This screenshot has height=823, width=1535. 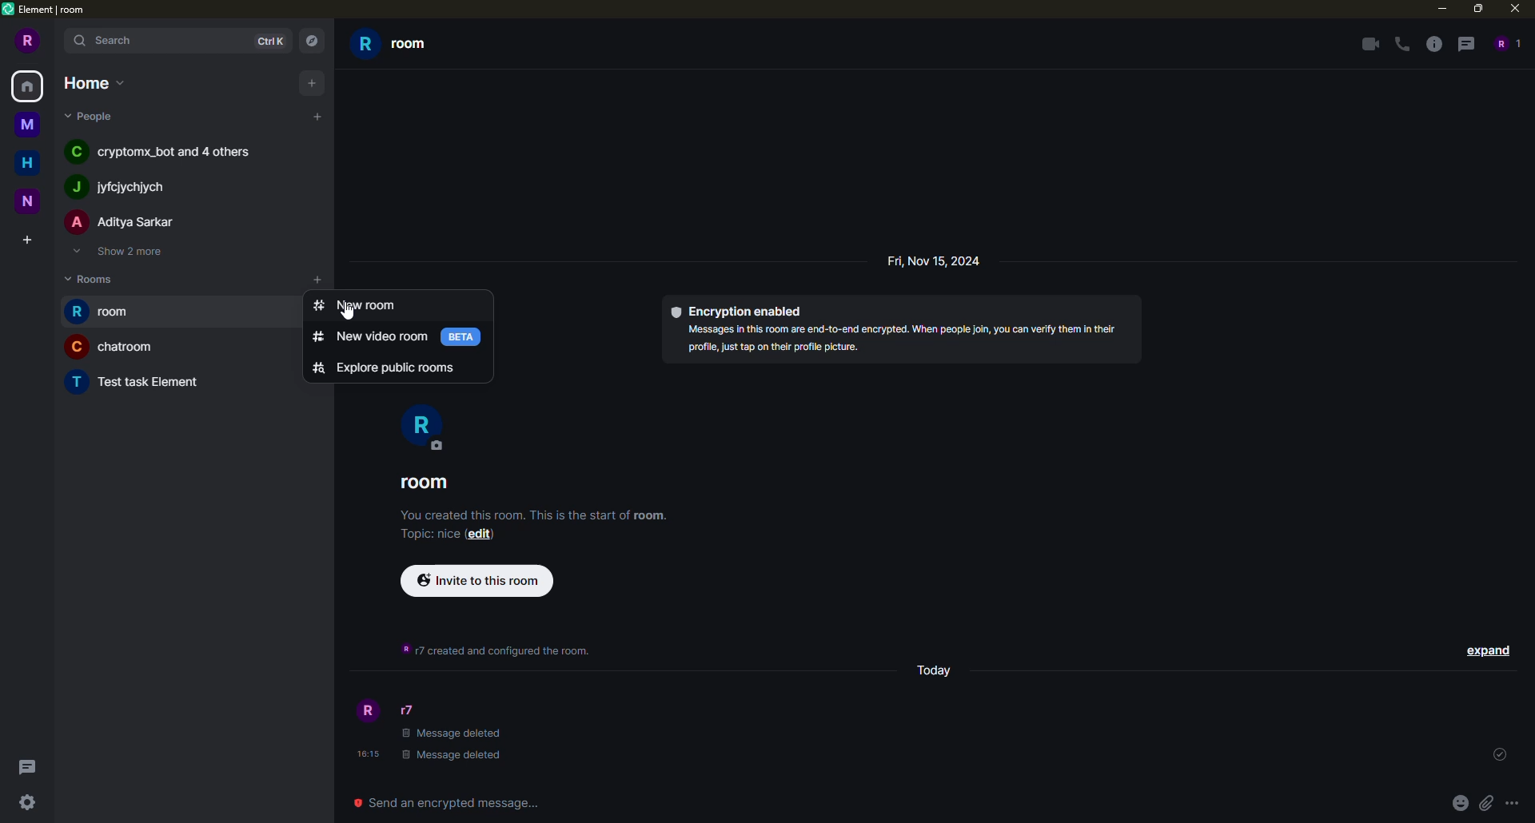 I want to click on space, so click(x=30, y=200).